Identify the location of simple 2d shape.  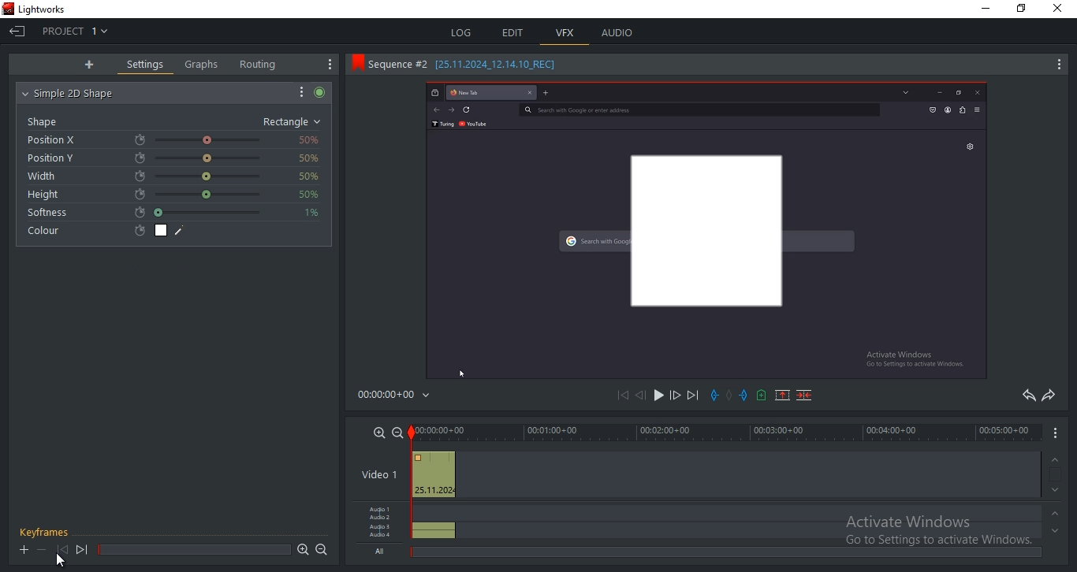
(170, 93).